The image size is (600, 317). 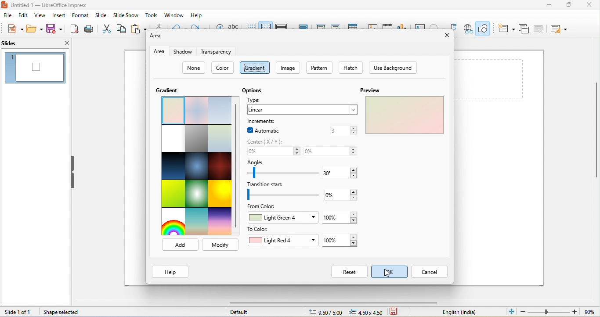 What do you see at coordinates (253, 91) in the screenshot?
I see `options` at bounding box center [253, 91].